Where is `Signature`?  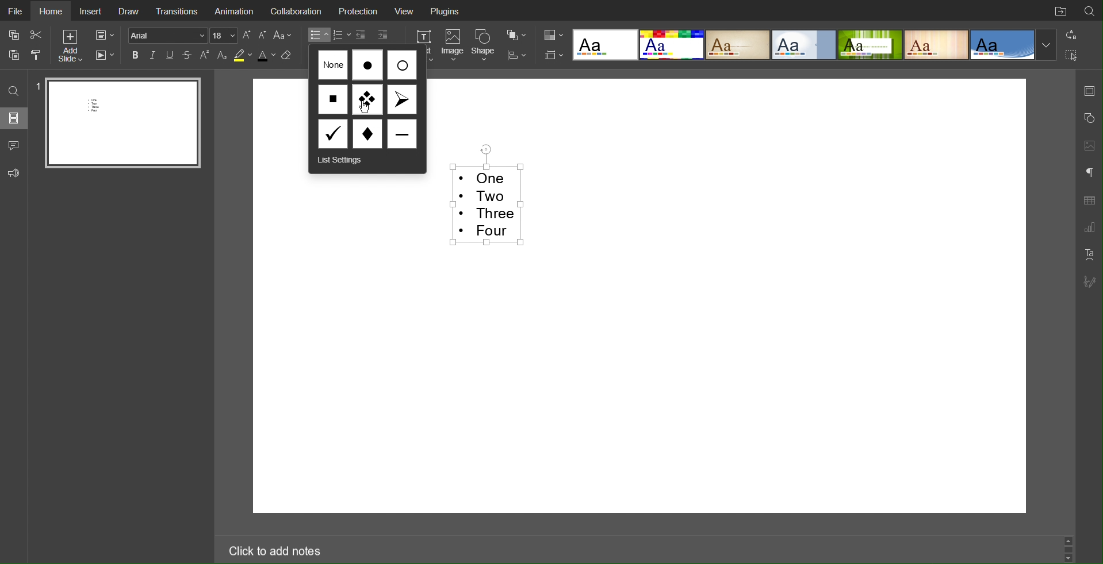
Signature is located at coordinates (1089, 280).